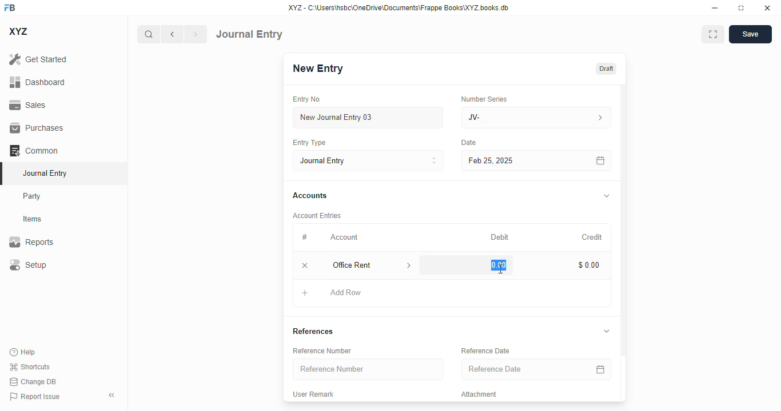 The image size is (781, 411). Describe the element at coordinates (501, 269) in the screenshot. I see `cursor` at that location.